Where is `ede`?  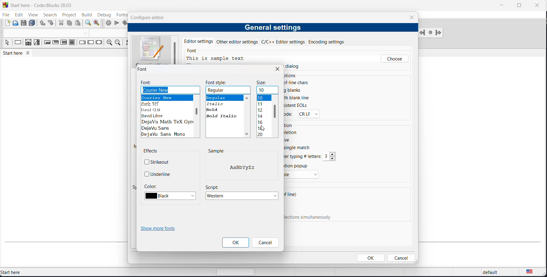 ede is located at coordinates (290, 115).